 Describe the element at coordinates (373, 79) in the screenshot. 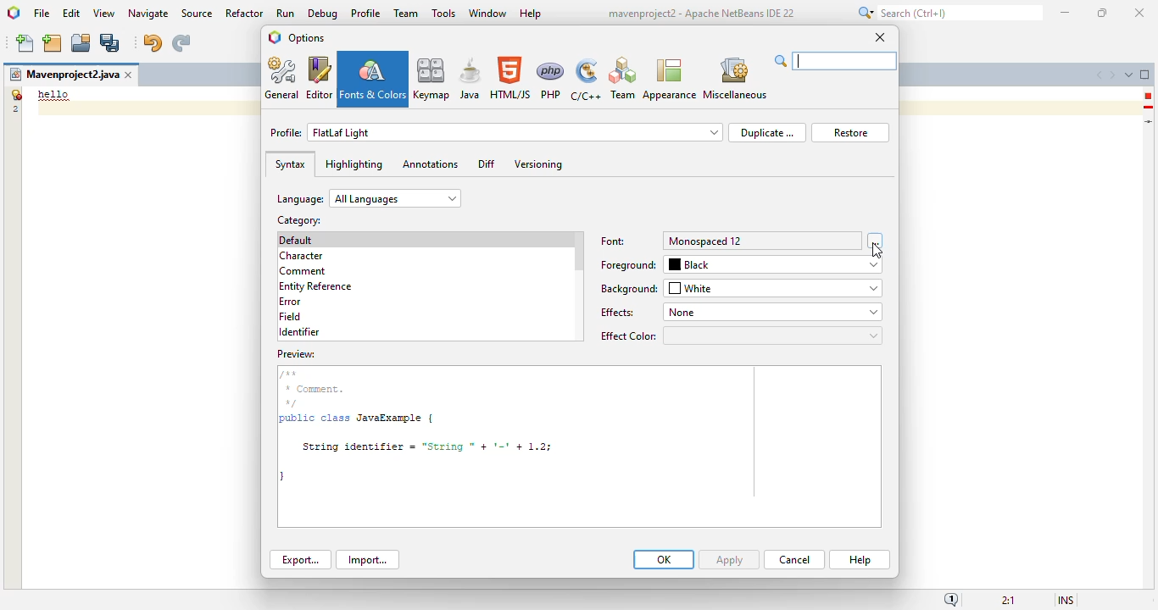

I see `fonts & colors` at that location.